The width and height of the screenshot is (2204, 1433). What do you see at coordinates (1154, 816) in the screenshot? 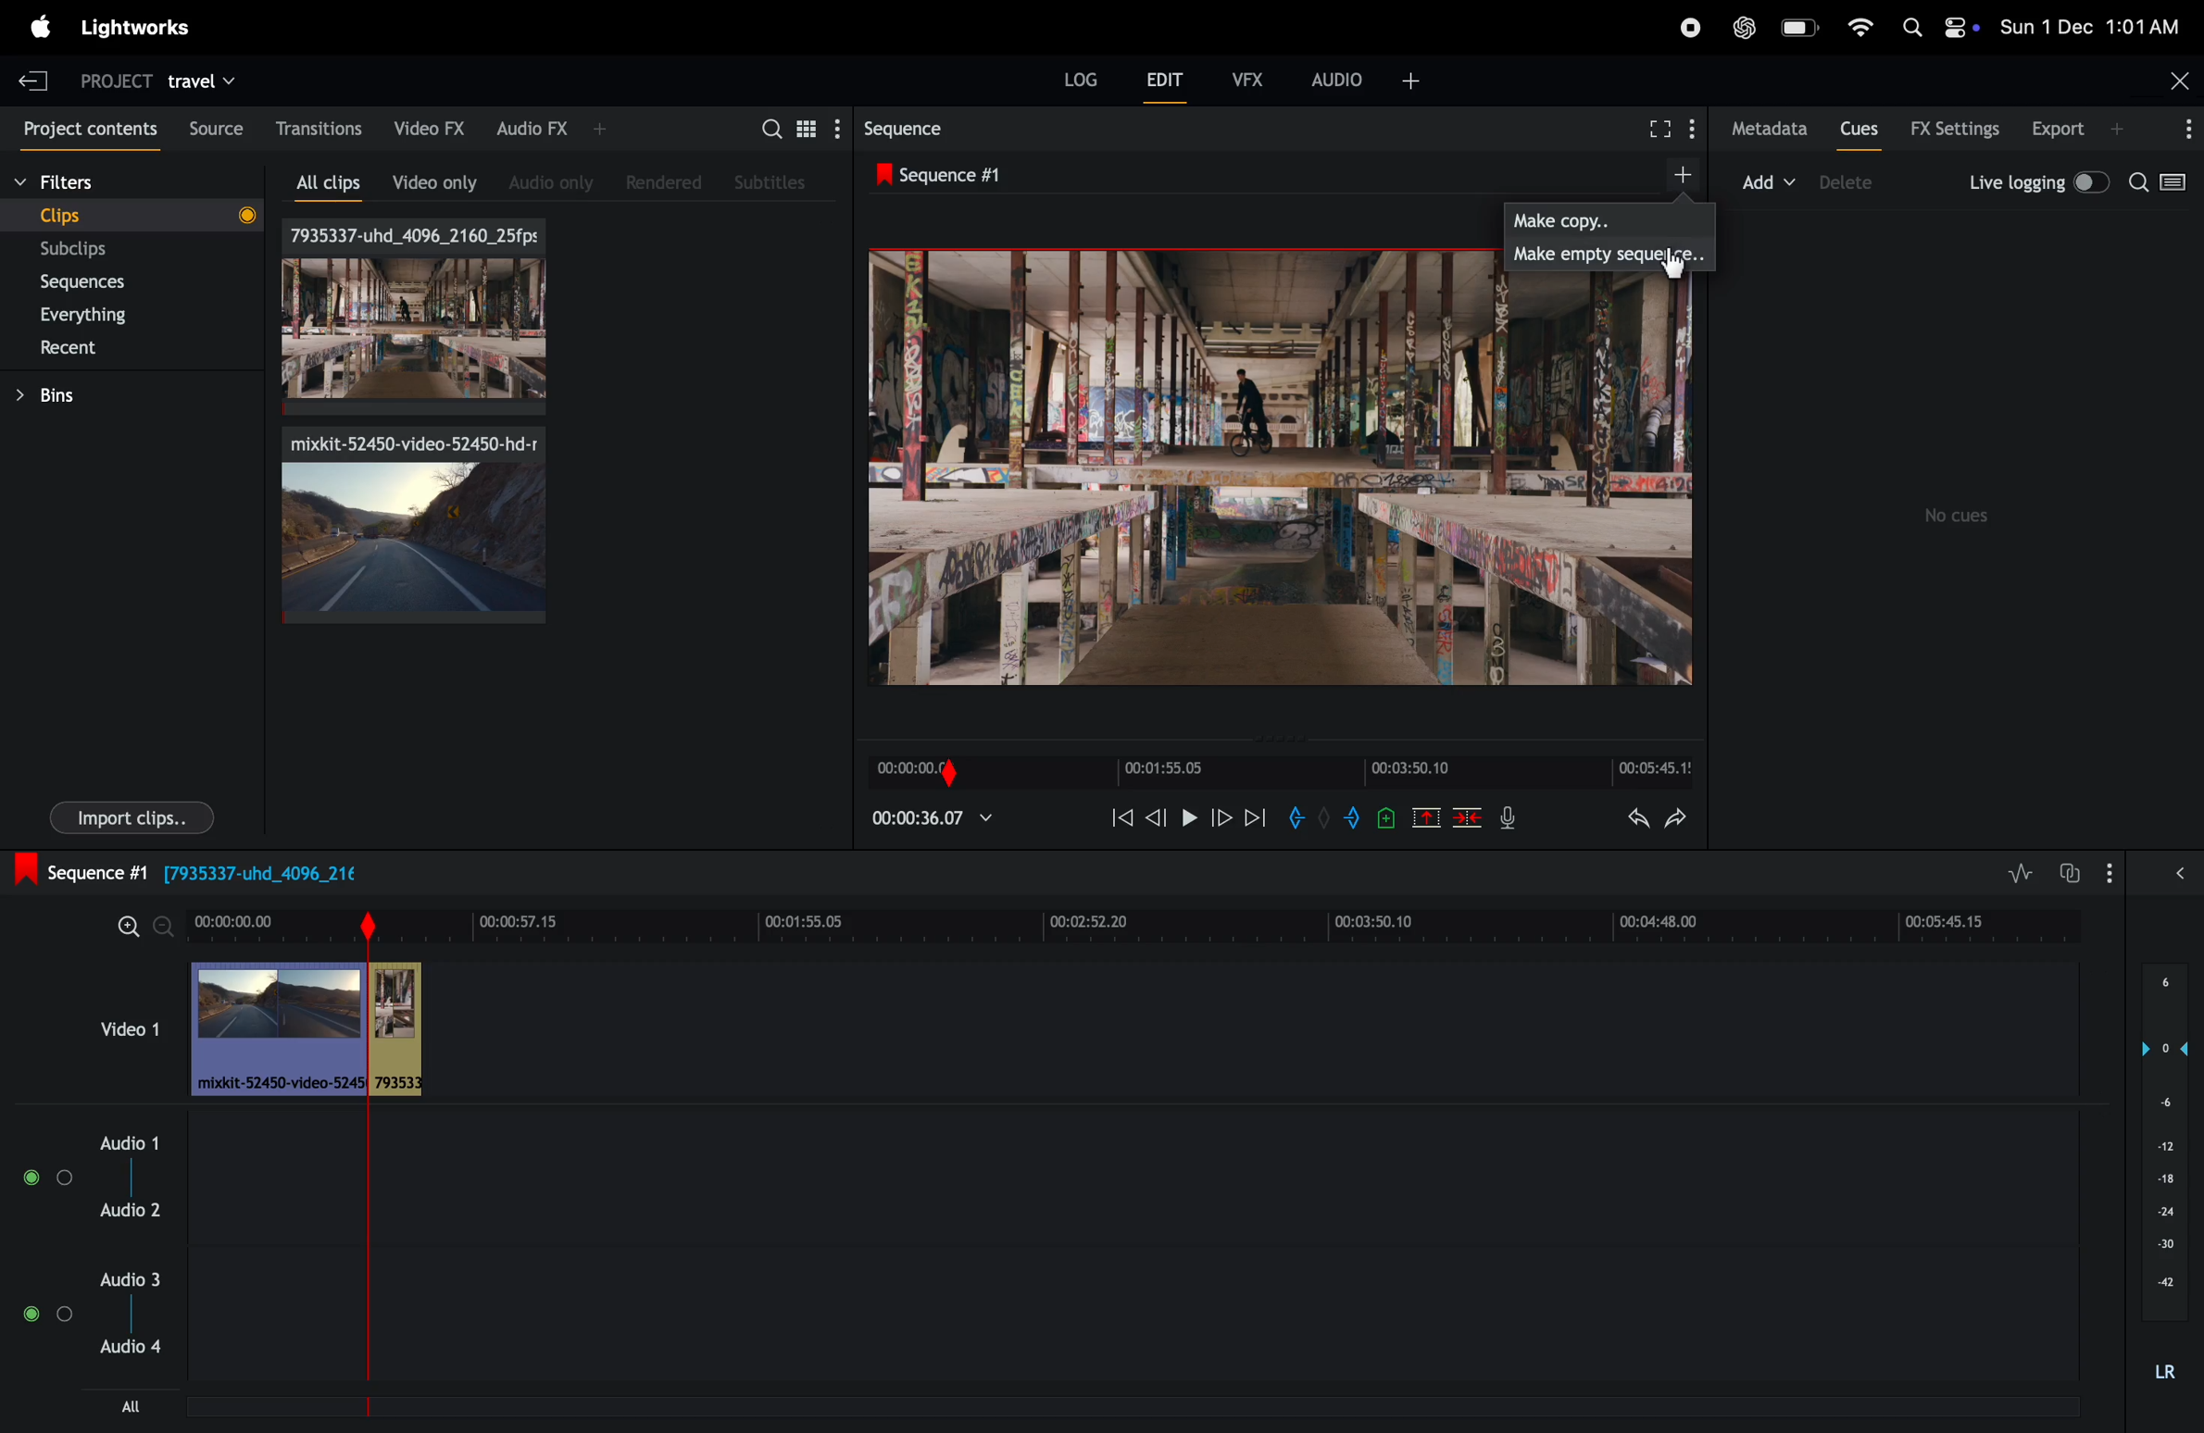
I see `next frame` at bounding box center [1154, 816].